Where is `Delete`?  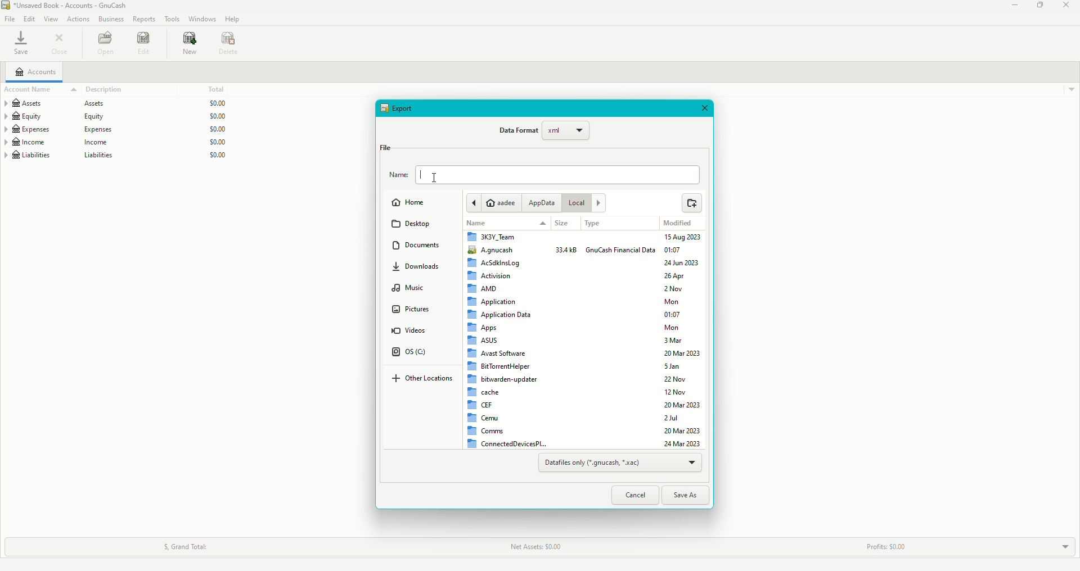
Delete is located at coordinates (232, 44).